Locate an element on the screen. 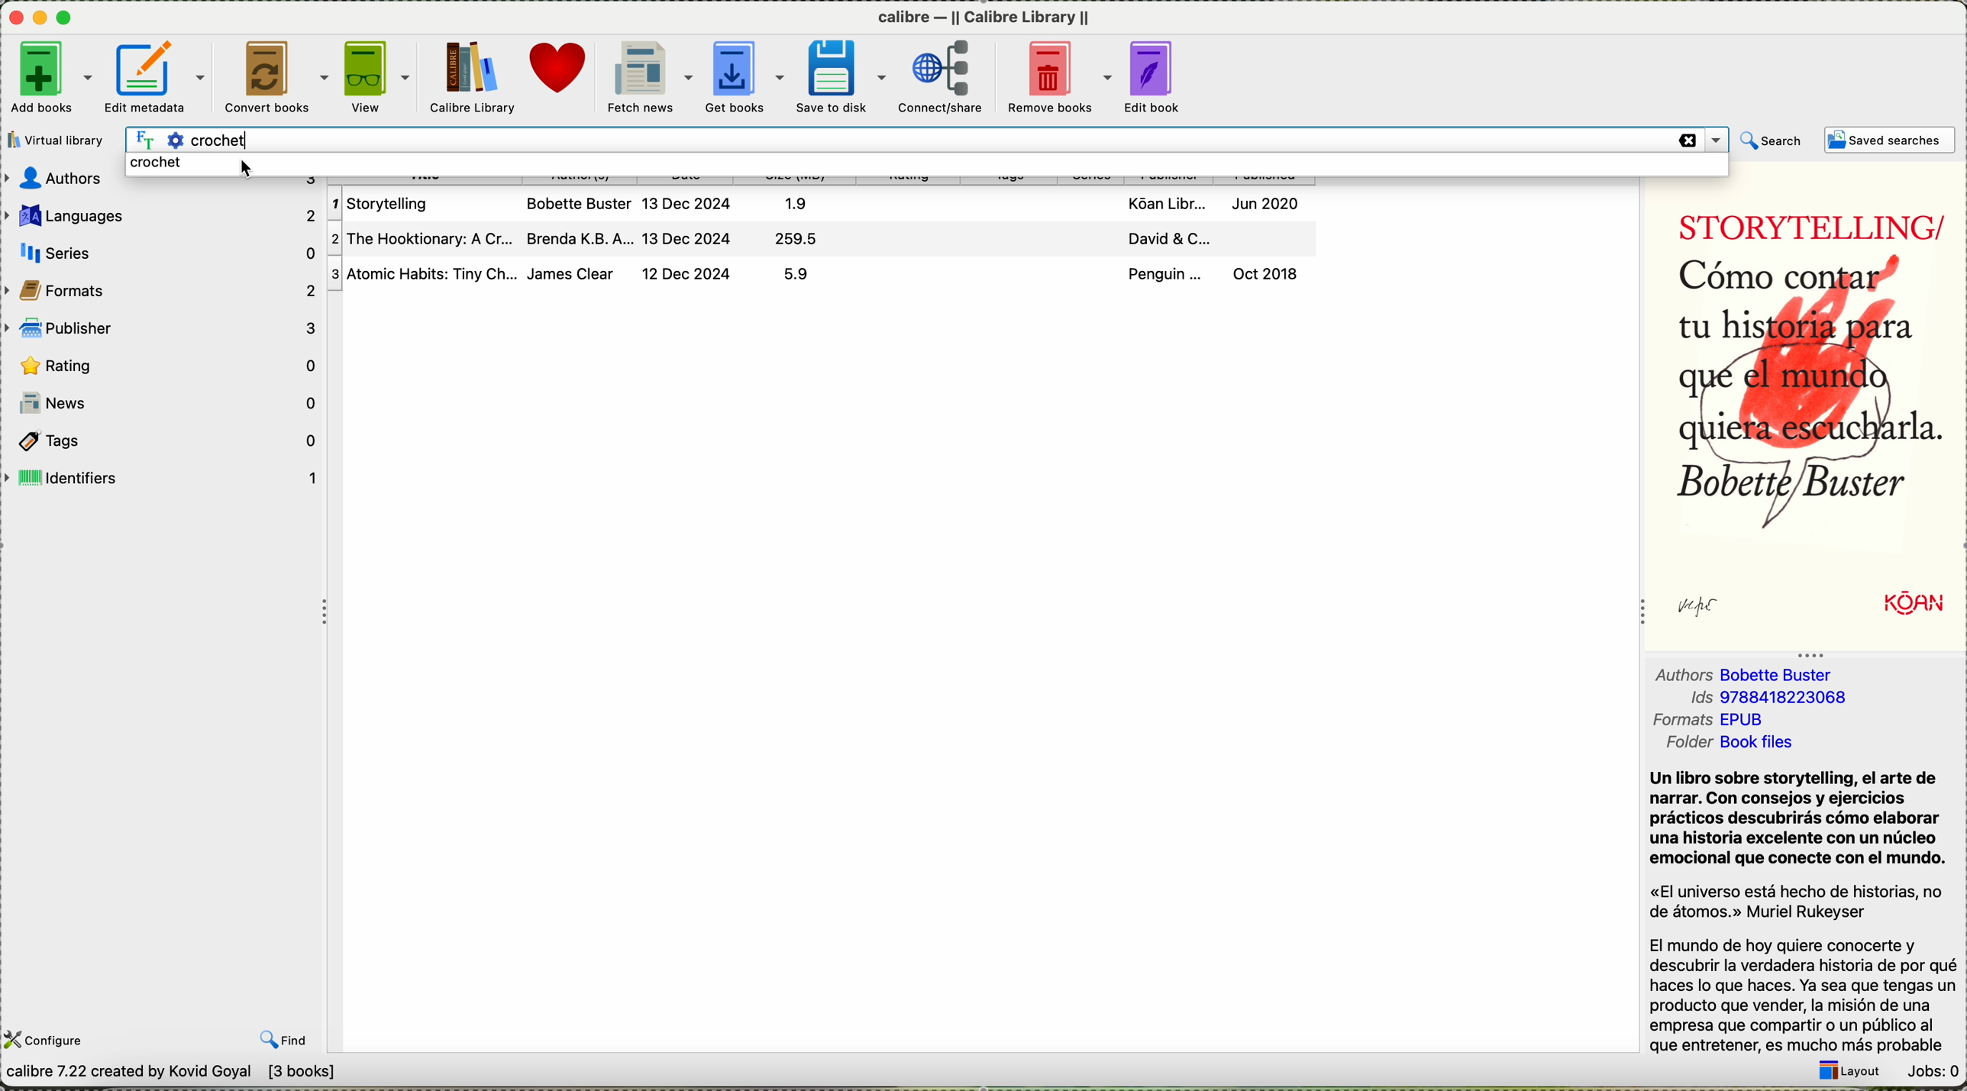  search is located at coordinates (1772, 140).